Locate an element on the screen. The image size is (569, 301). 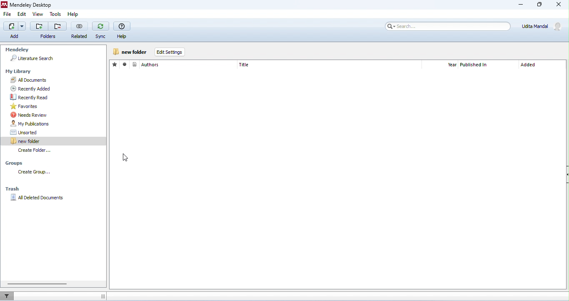
filter documents by author, tag or publication is located at coordinates (9, 295).